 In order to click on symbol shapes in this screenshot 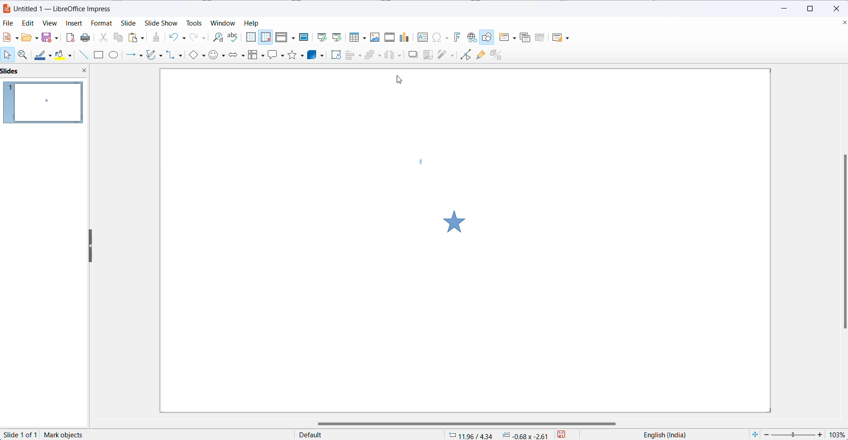, I will do `click(217, 55)`.